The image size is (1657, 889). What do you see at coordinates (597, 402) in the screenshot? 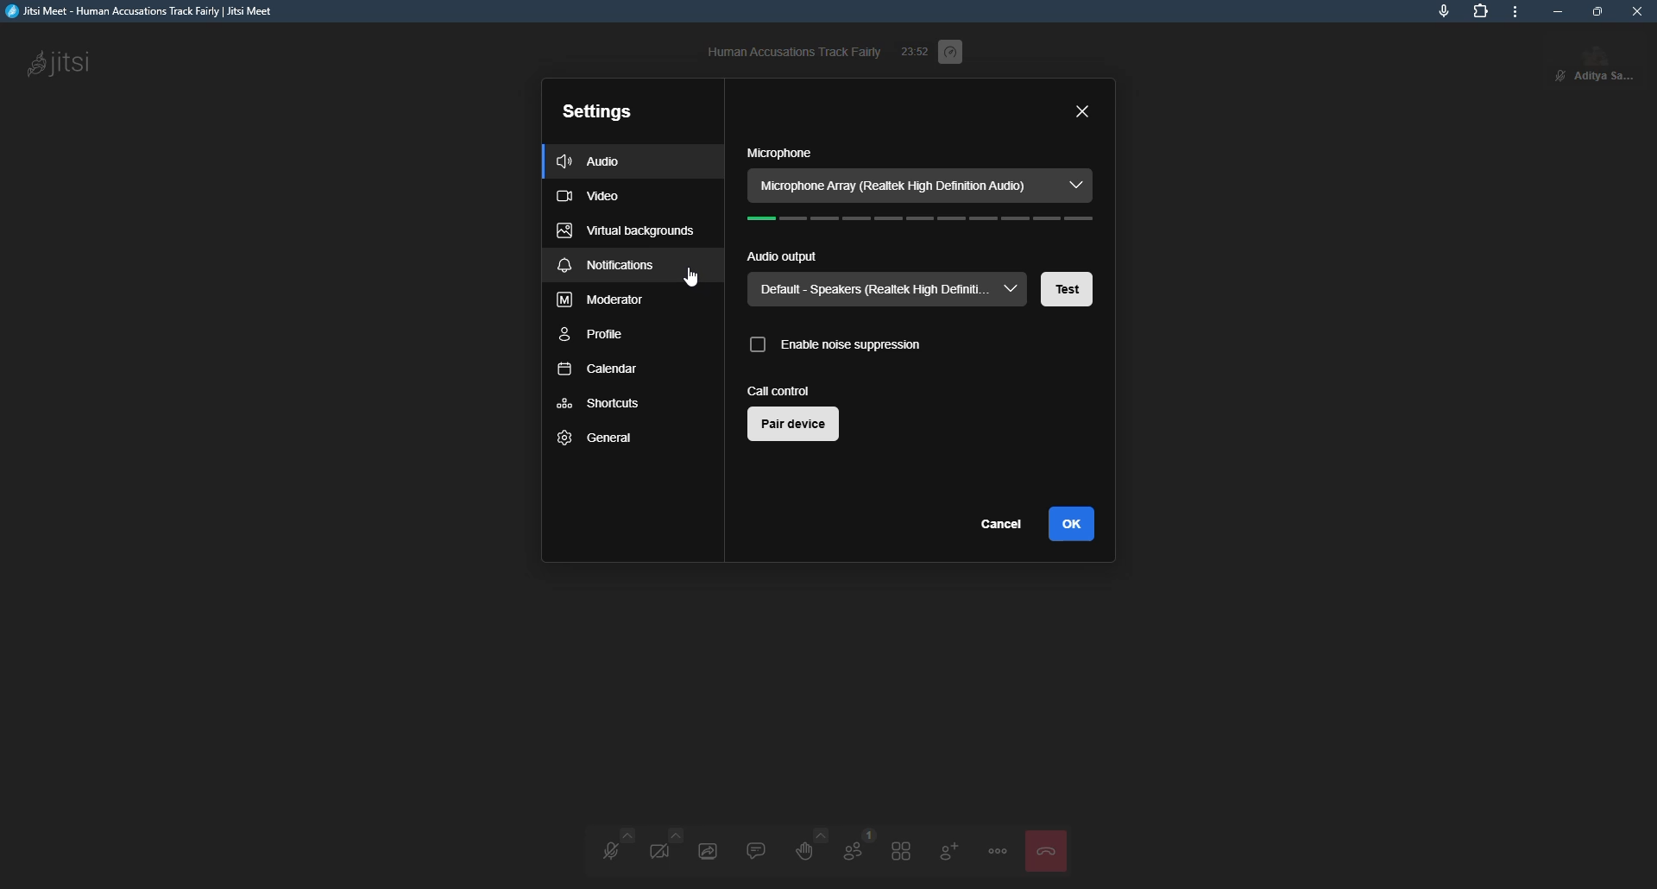
I see `shortcuts` at bounding box center [597, 402].